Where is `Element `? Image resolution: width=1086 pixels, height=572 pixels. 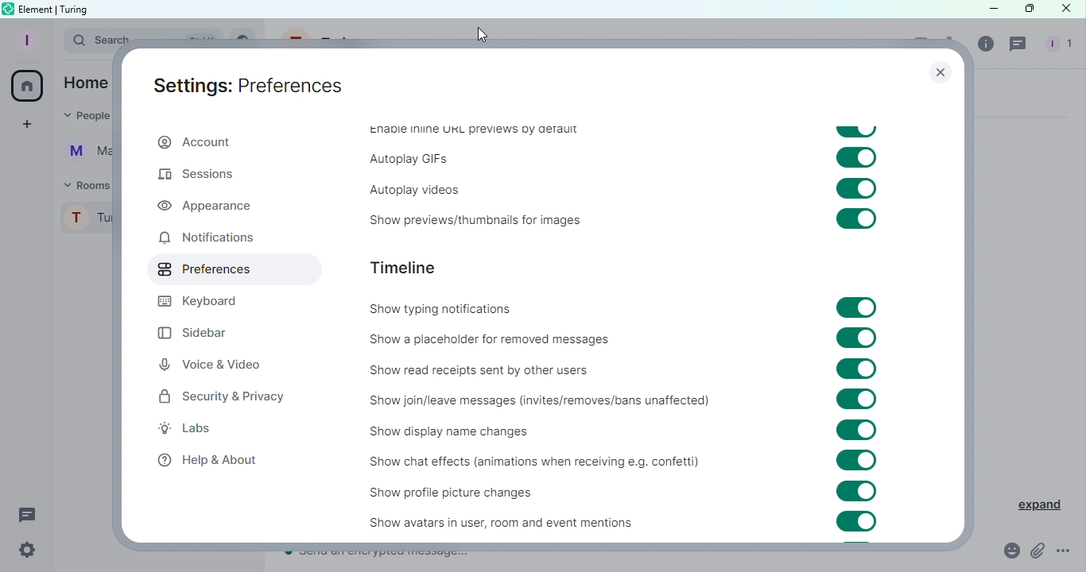 Element  is located at coordinates (37, 8).